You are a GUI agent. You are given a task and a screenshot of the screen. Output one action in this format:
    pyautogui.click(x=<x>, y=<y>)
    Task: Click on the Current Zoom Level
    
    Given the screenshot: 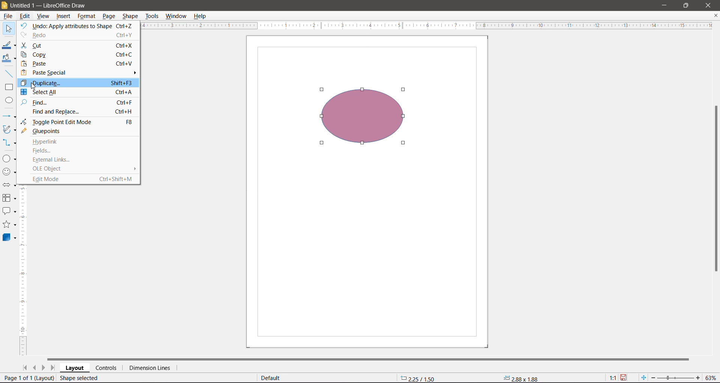 What is the action you would take?
    pyautogui.click(x=711, y=378)
    